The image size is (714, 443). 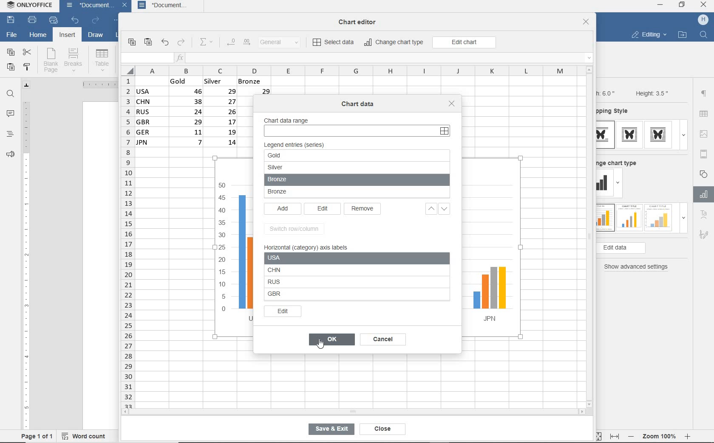 I want to click on cancel, so click(x=386, y=340).